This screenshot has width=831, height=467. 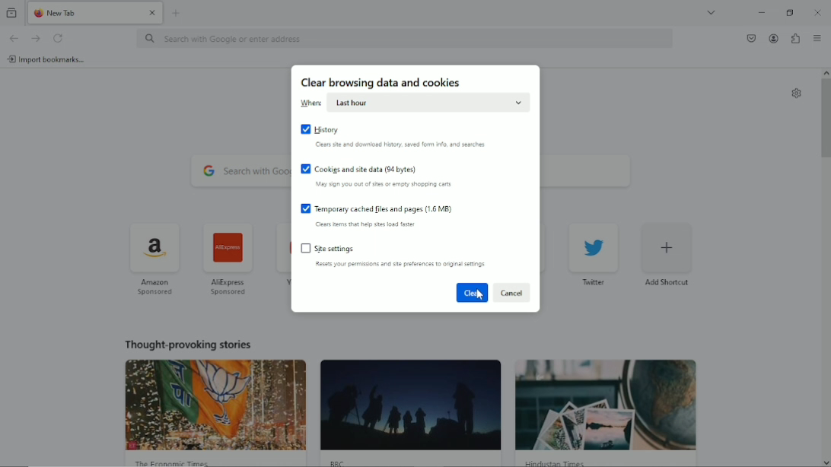 I want to click on Cookies and site data (94 bytes), so click(x=360, y=168).